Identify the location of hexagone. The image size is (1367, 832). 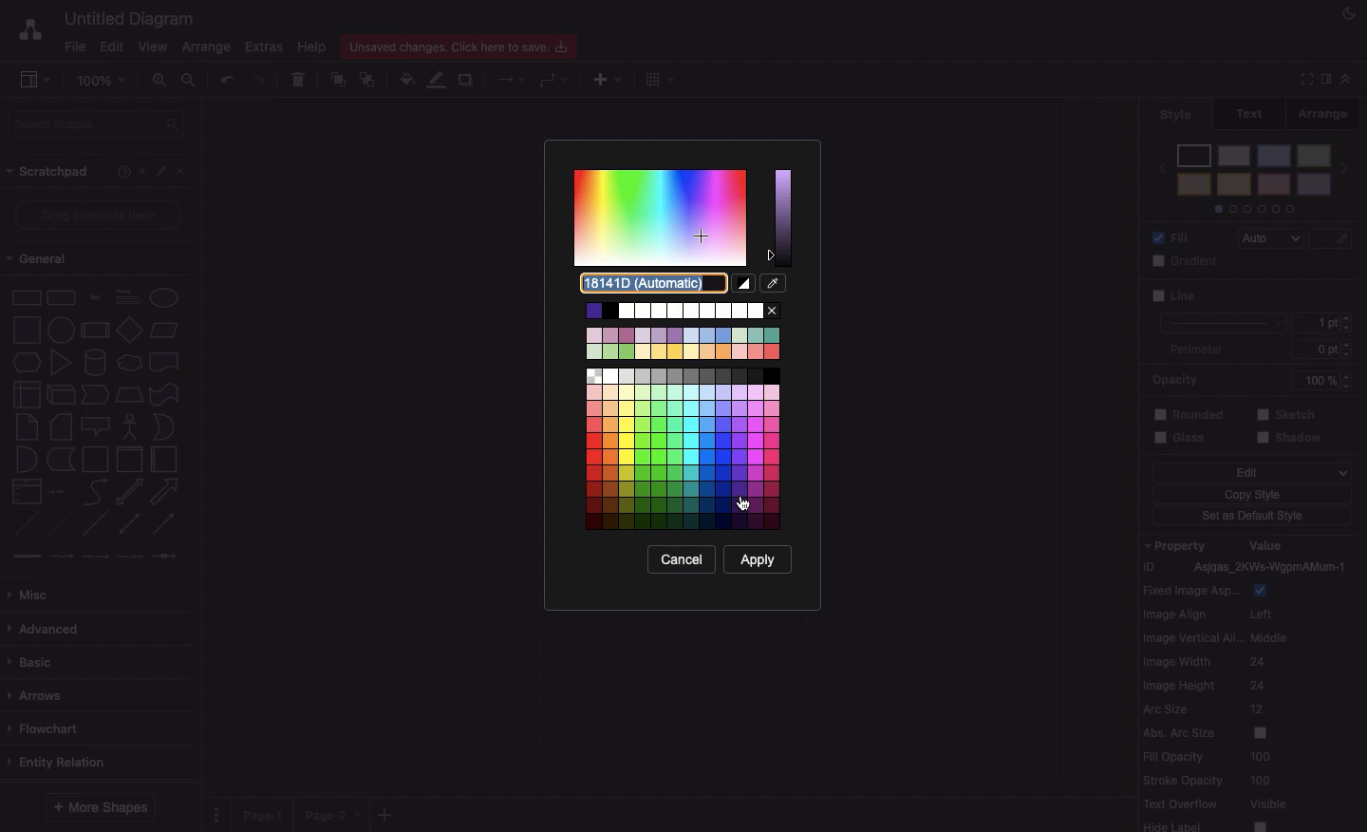
(26, 360).